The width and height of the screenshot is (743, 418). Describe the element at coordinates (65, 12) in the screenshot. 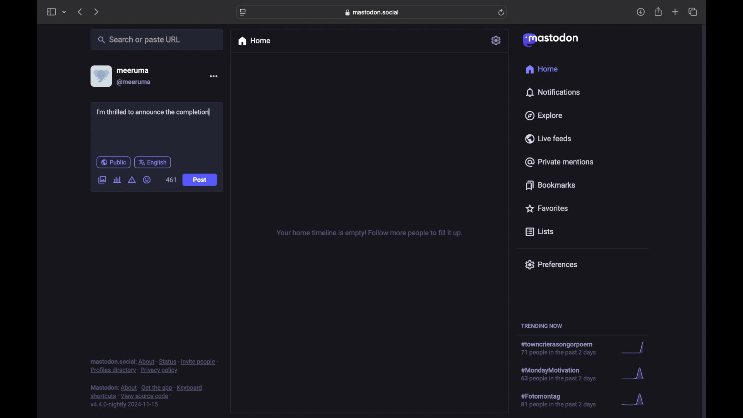

I see `tab group picker` at that location.